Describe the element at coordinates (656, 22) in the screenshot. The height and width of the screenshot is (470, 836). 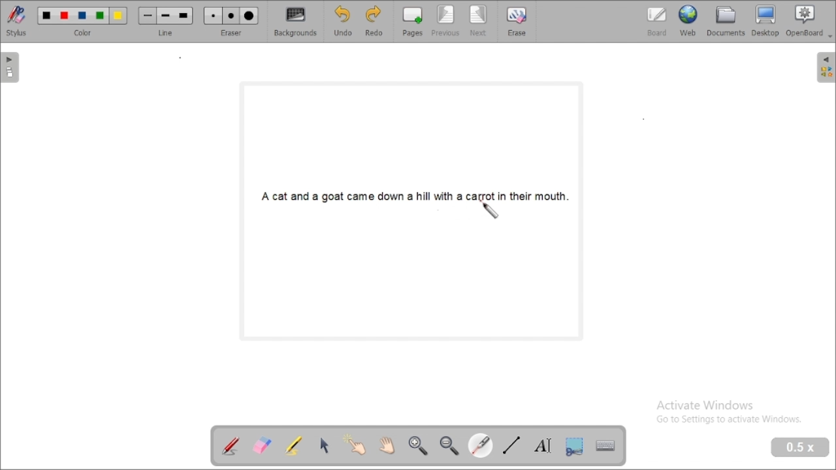
I see `board` at that location.